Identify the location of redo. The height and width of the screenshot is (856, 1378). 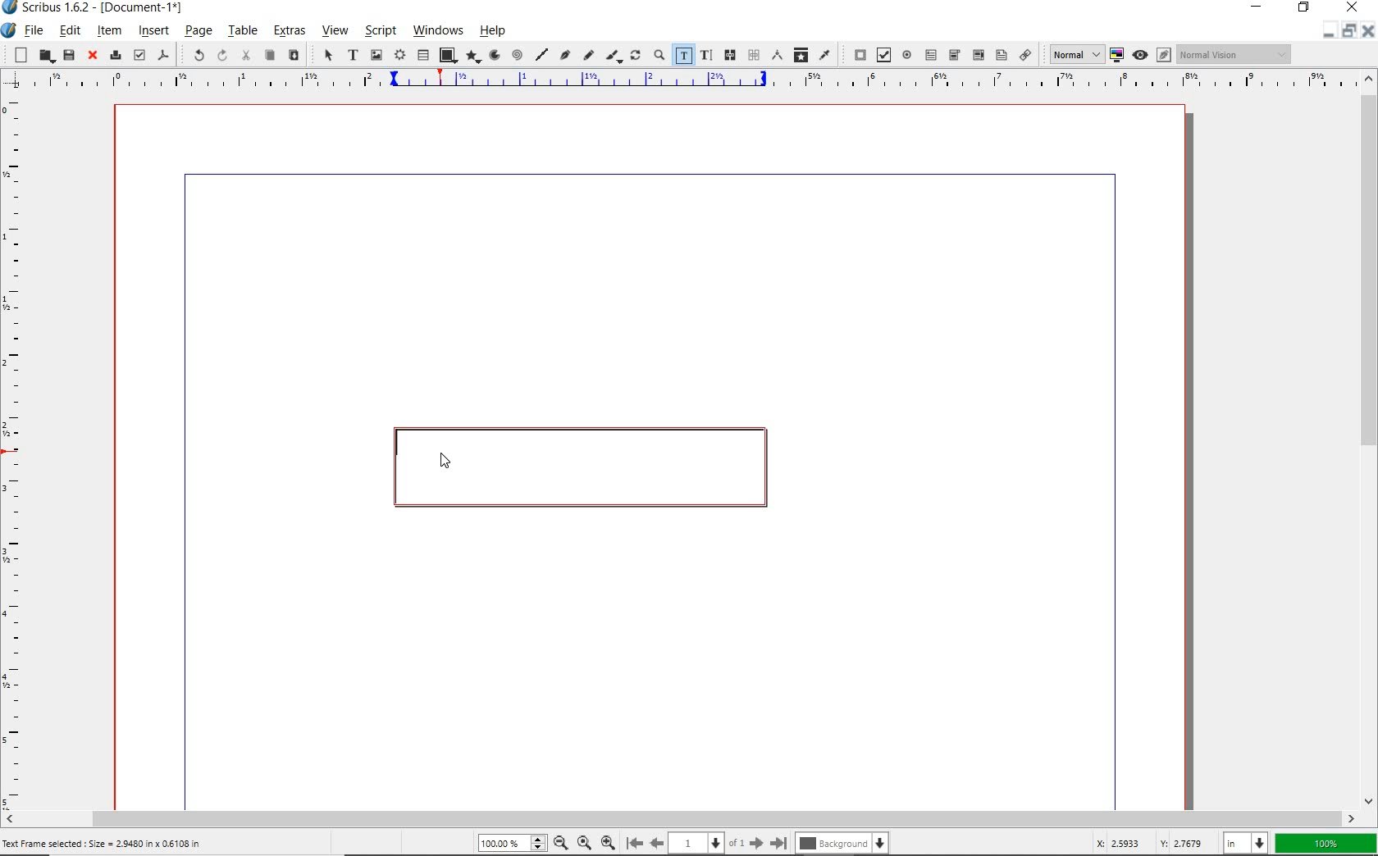
(221, 55).